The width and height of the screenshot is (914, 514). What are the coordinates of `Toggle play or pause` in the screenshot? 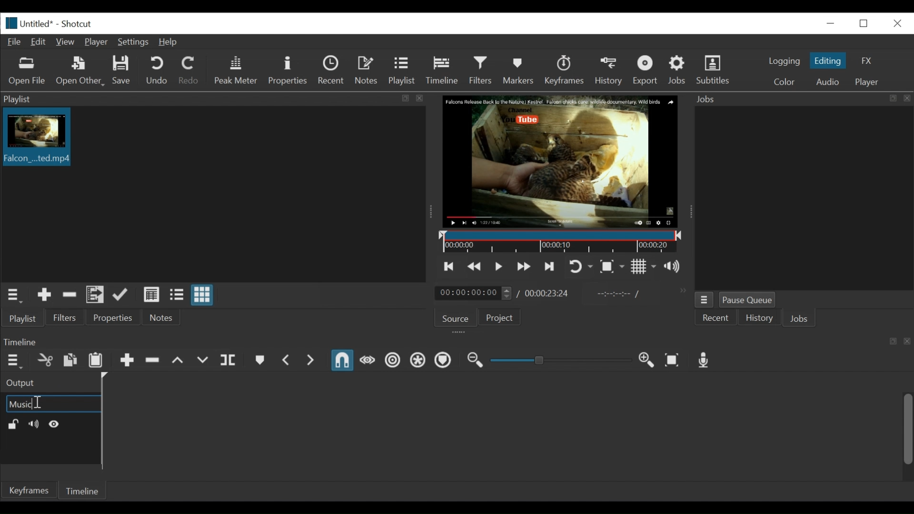 It's located at (499, 267).